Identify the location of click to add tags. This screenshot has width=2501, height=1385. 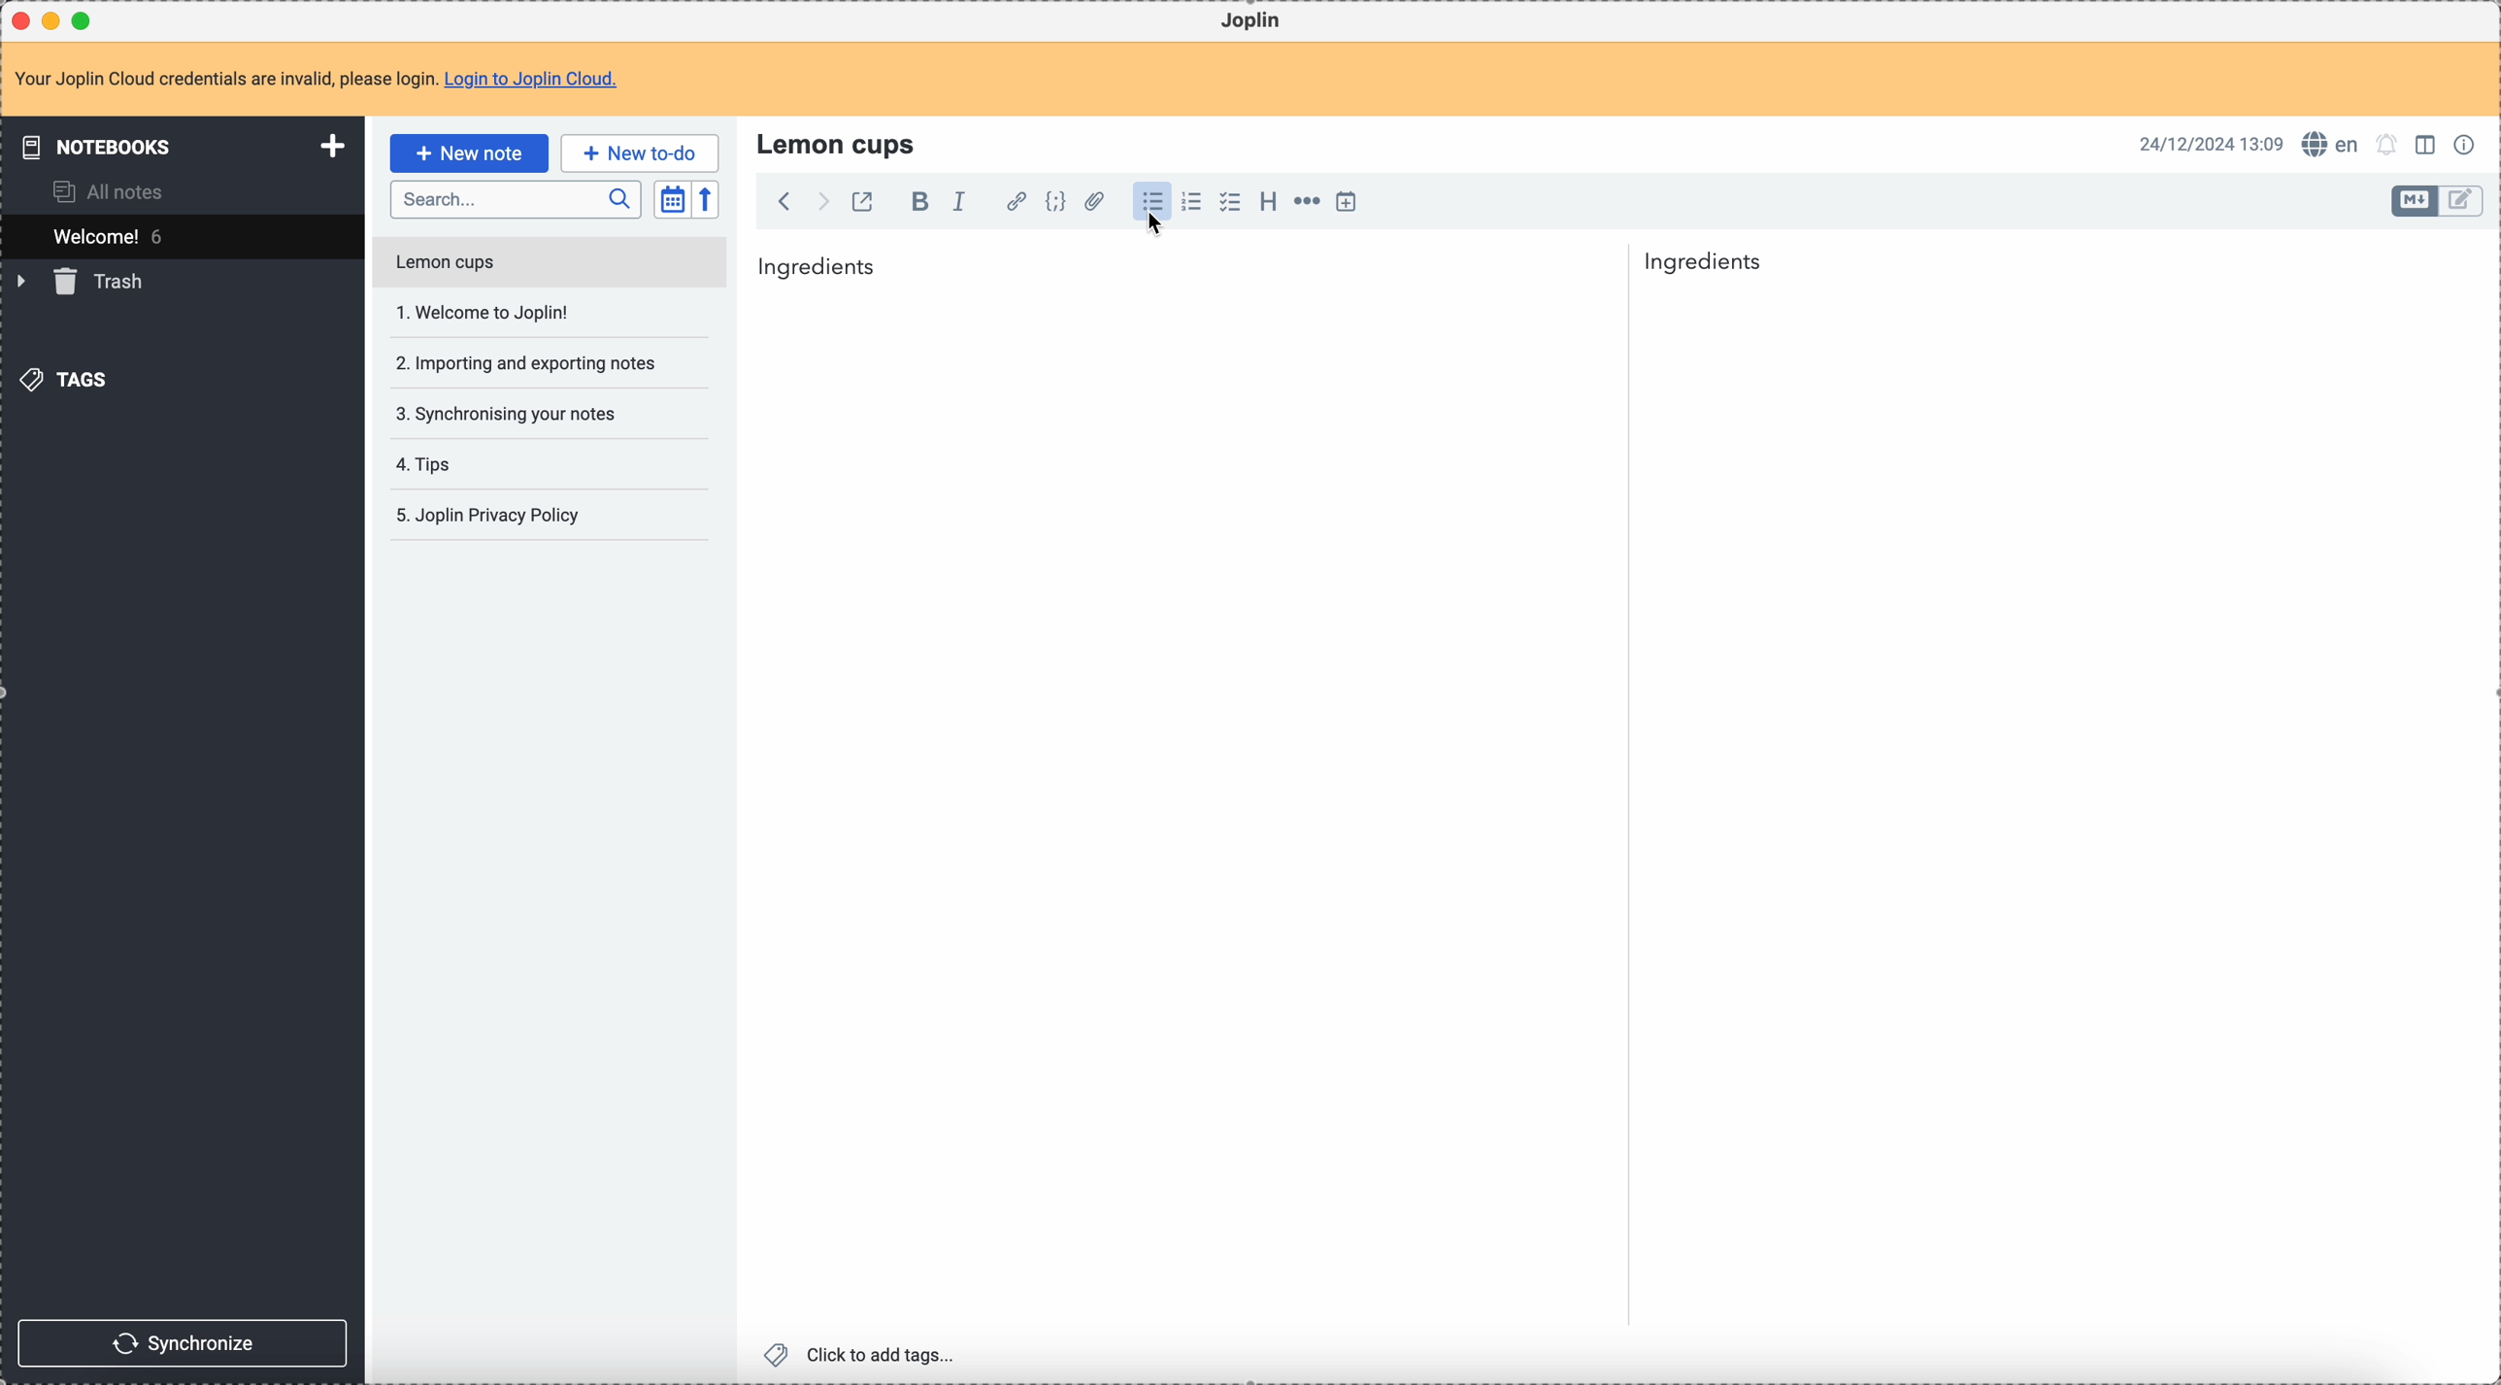
(865, 1353).